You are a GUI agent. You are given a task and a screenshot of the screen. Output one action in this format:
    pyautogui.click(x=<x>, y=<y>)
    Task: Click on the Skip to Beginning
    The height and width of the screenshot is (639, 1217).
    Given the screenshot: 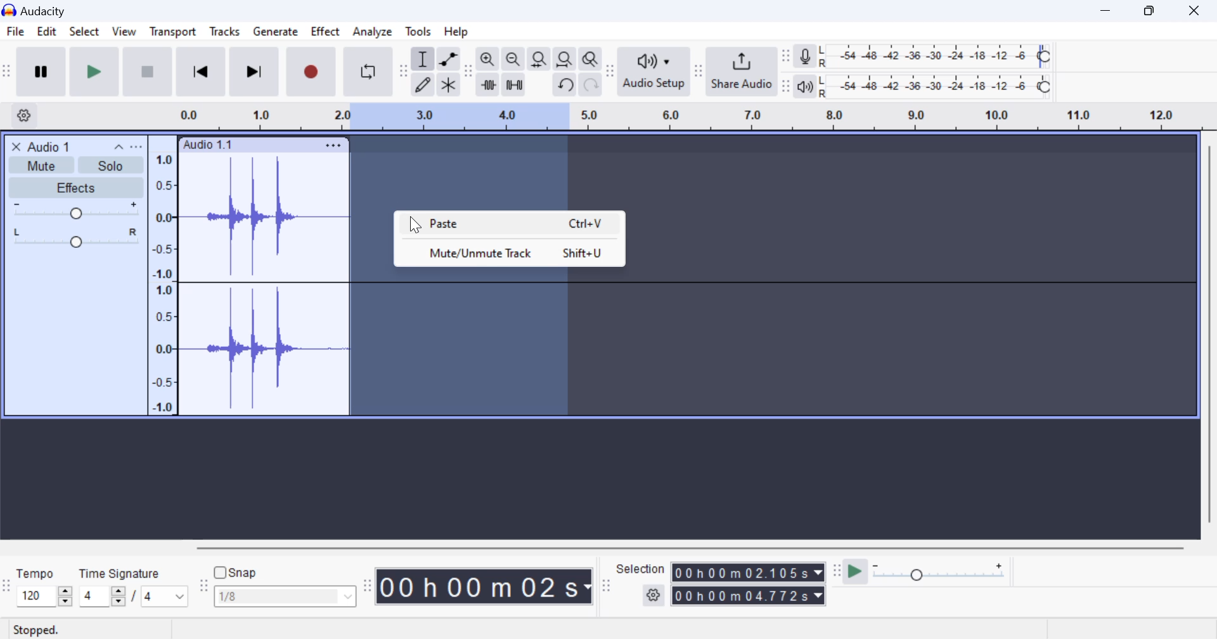 What is the action you would take?
    pyautogui.click(x=200, y=72)
    